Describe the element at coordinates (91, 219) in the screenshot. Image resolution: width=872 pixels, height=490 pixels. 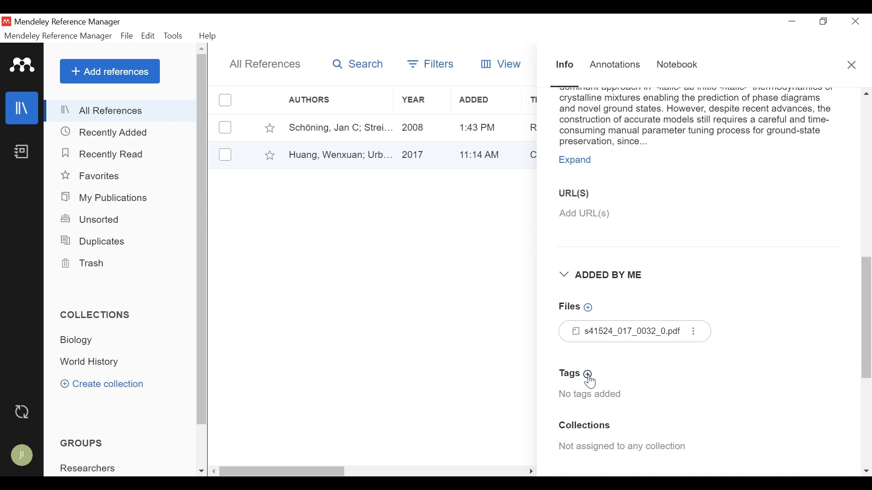
I see `Unsorted` at that location.